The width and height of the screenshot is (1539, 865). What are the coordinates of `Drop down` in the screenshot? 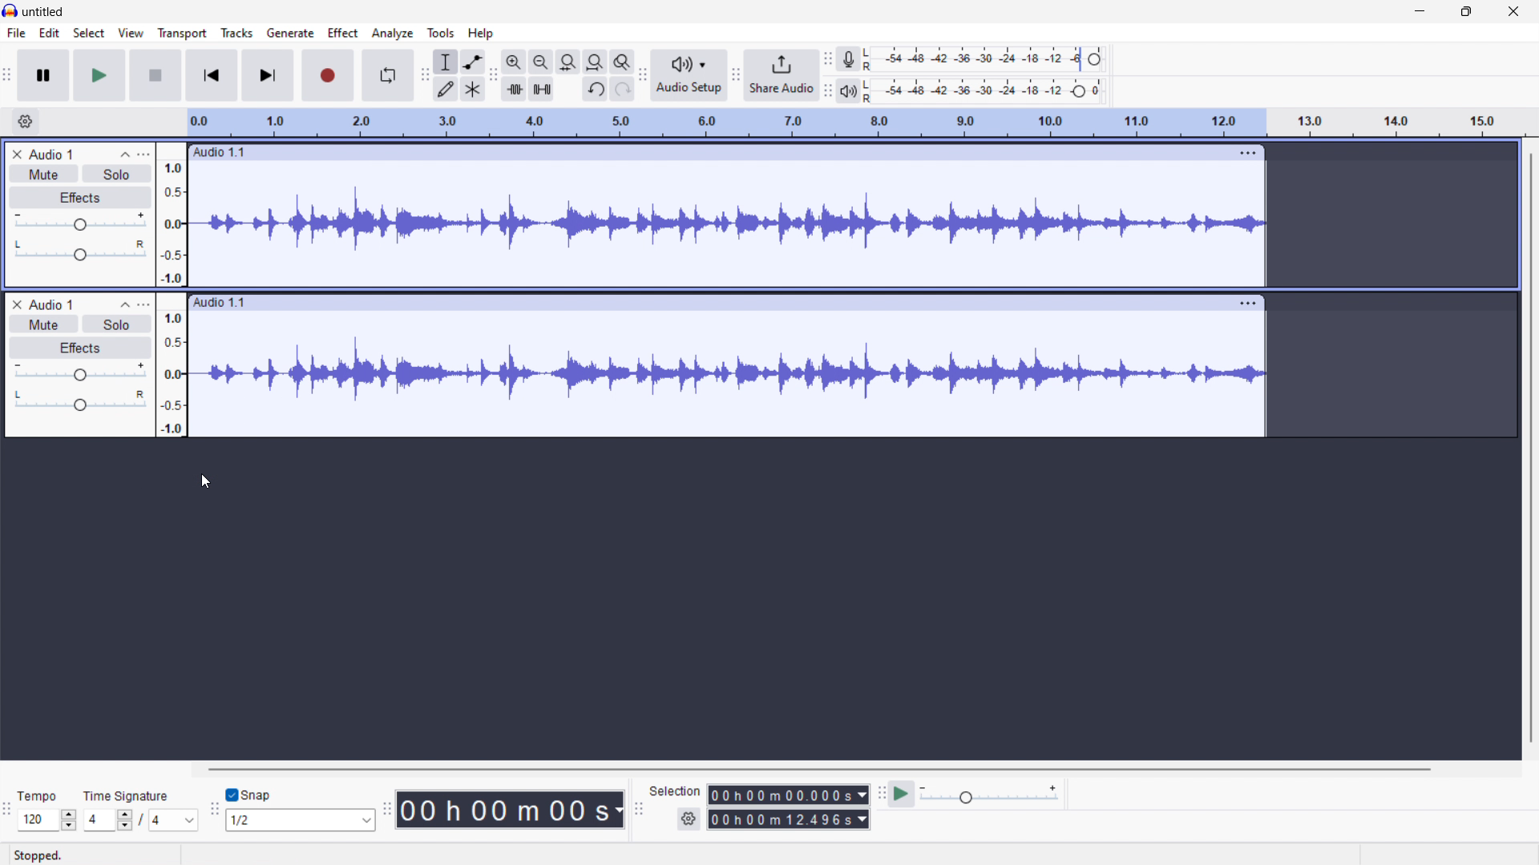 It's located at (362, 820).